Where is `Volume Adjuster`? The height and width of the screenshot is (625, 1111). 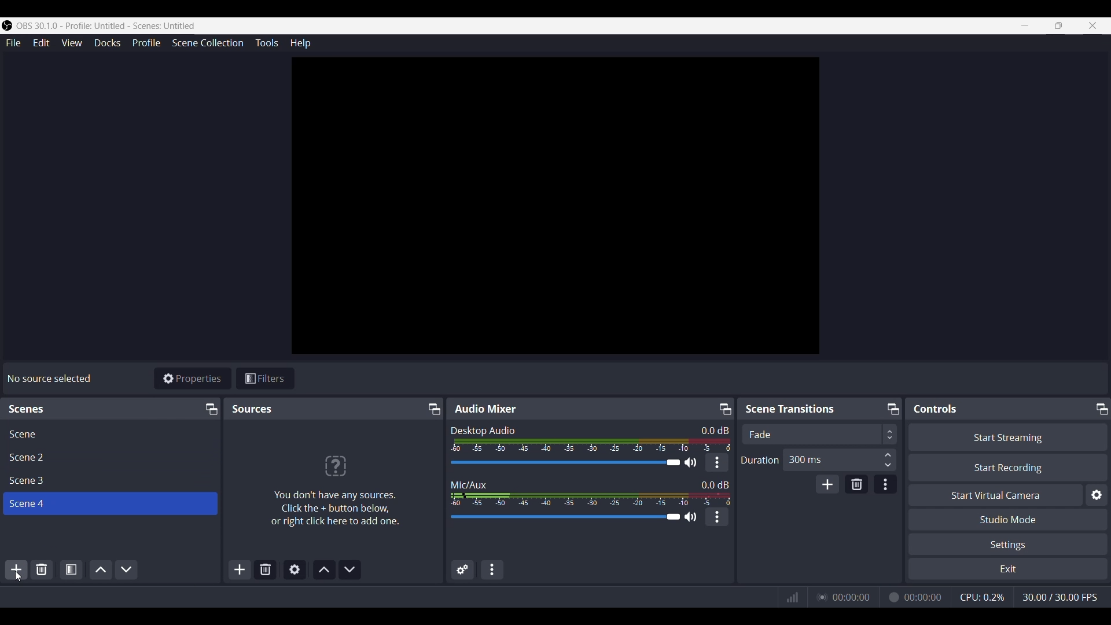 Volume Adjuster is located at coordinates (572, 463).